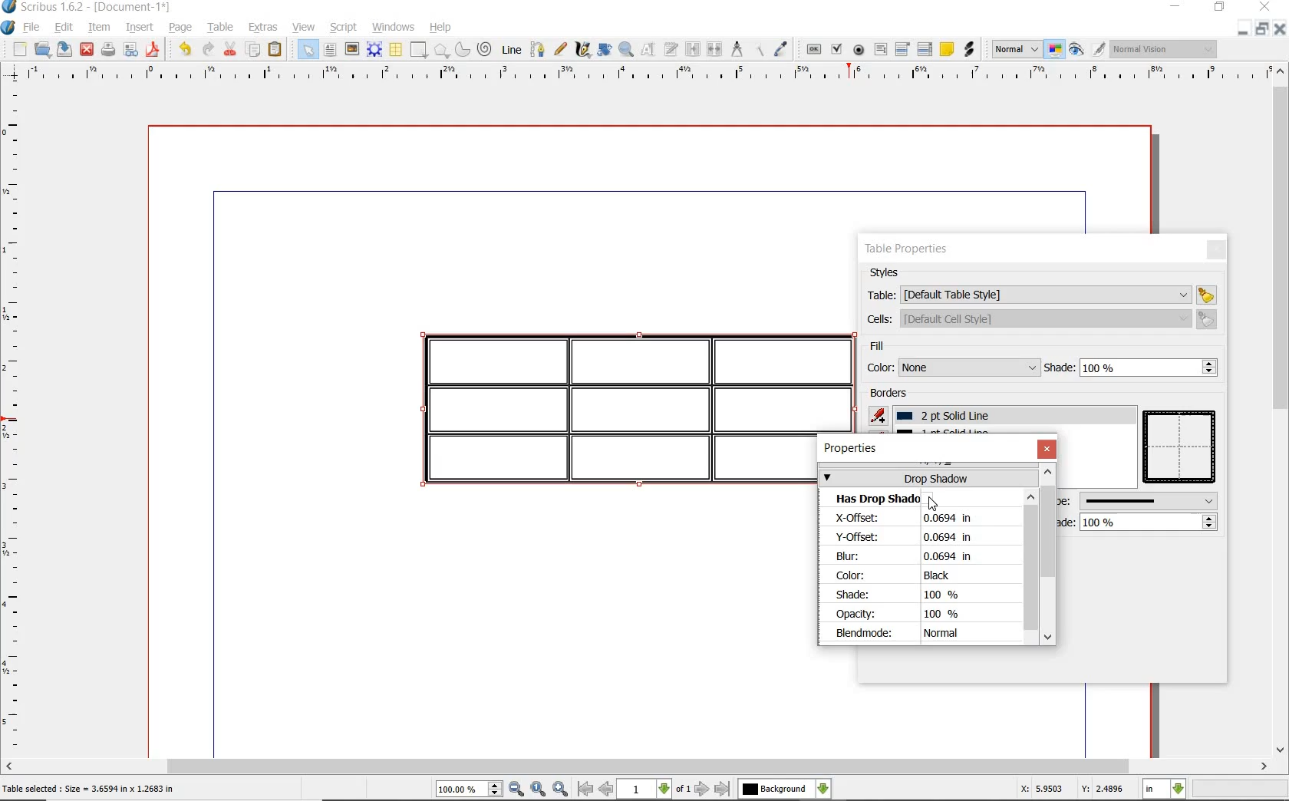  Describe the element at coordinates (561, 789) in the screenshot. I see `zoom in` at that location.